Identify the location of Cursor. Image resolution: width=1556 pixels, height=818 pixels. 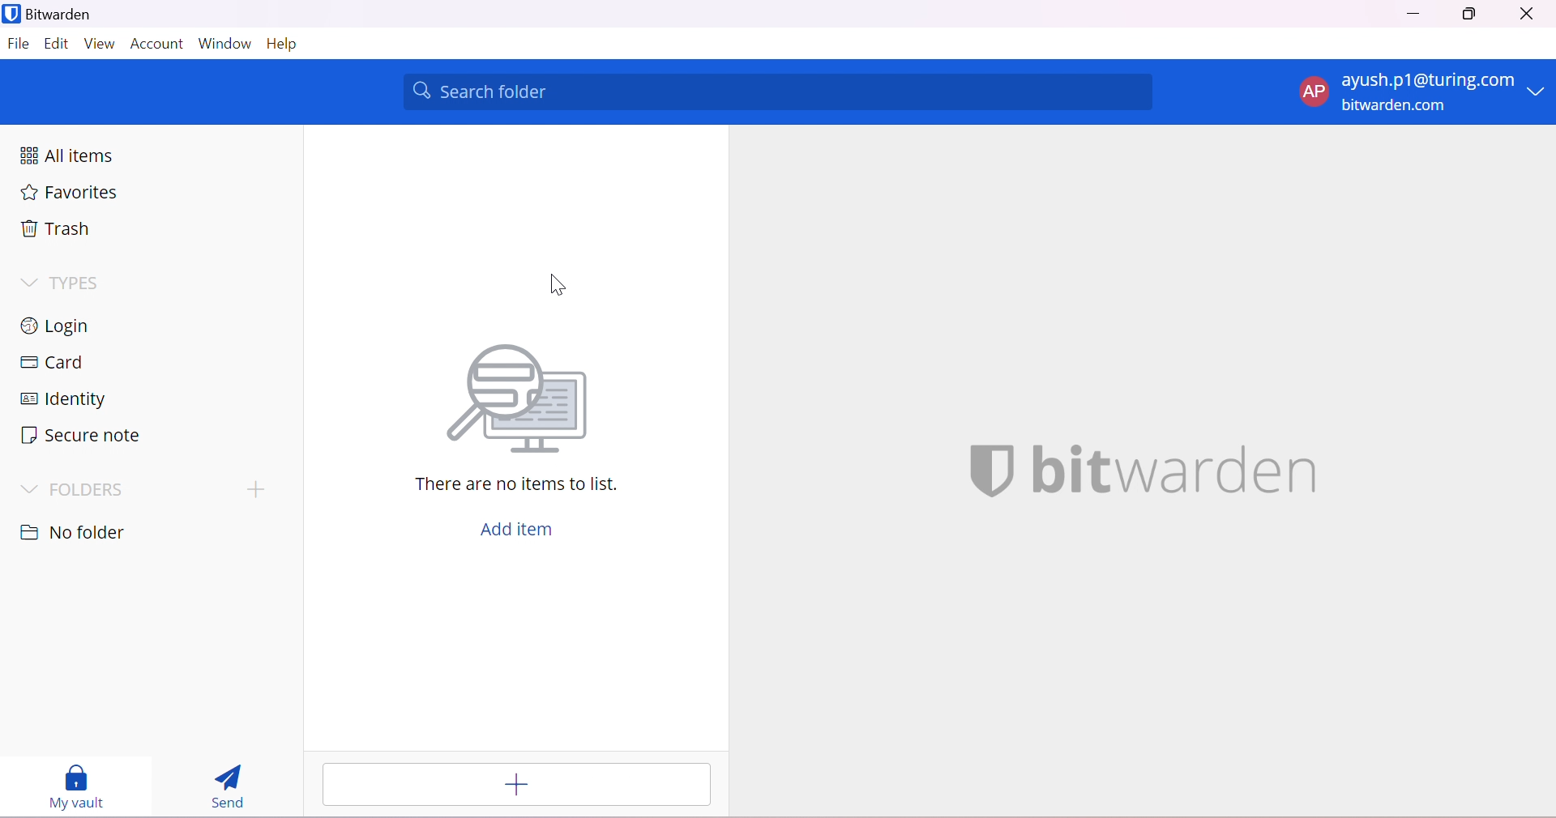
(558, 284).